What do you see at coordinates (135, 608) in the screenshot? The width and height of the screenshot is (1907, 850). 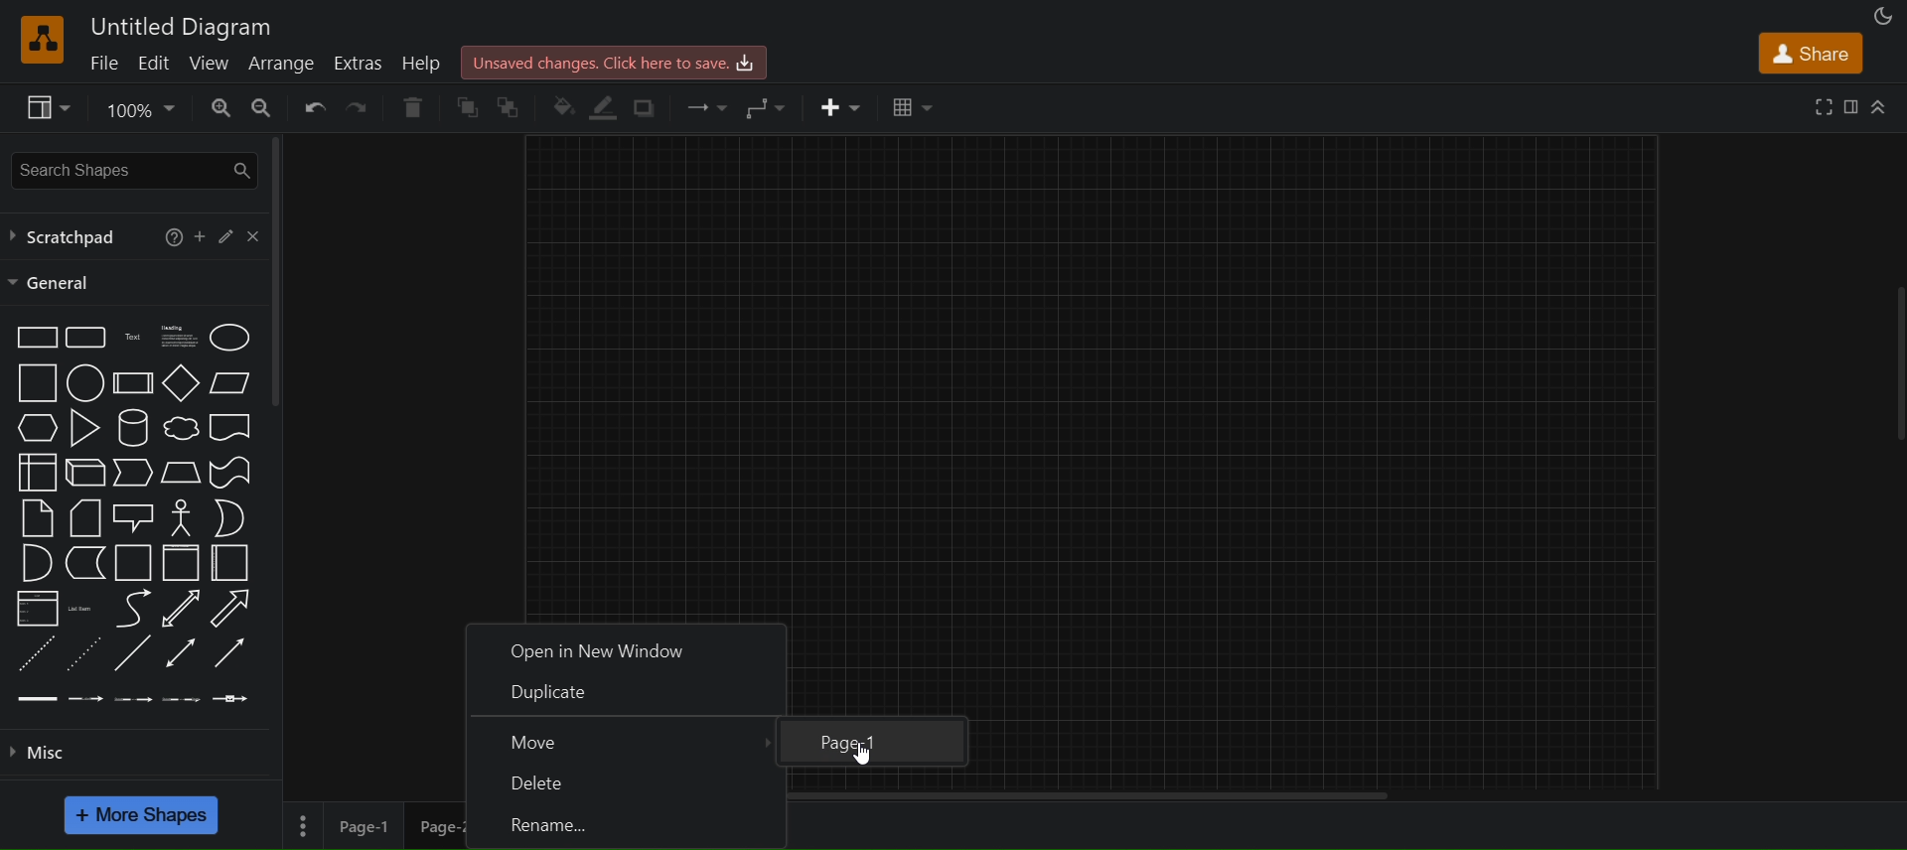 I see `curve` at bounding box center [135, 608].